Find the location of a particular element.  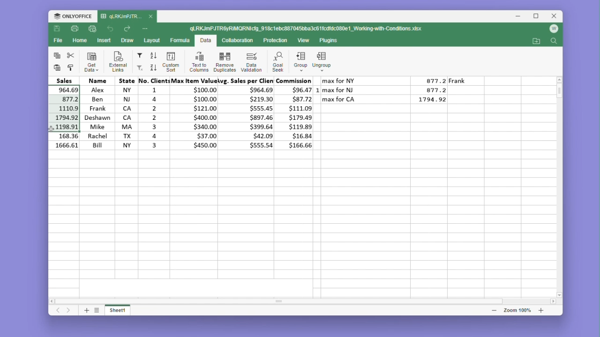

Group is located at coordinates (300, 62).